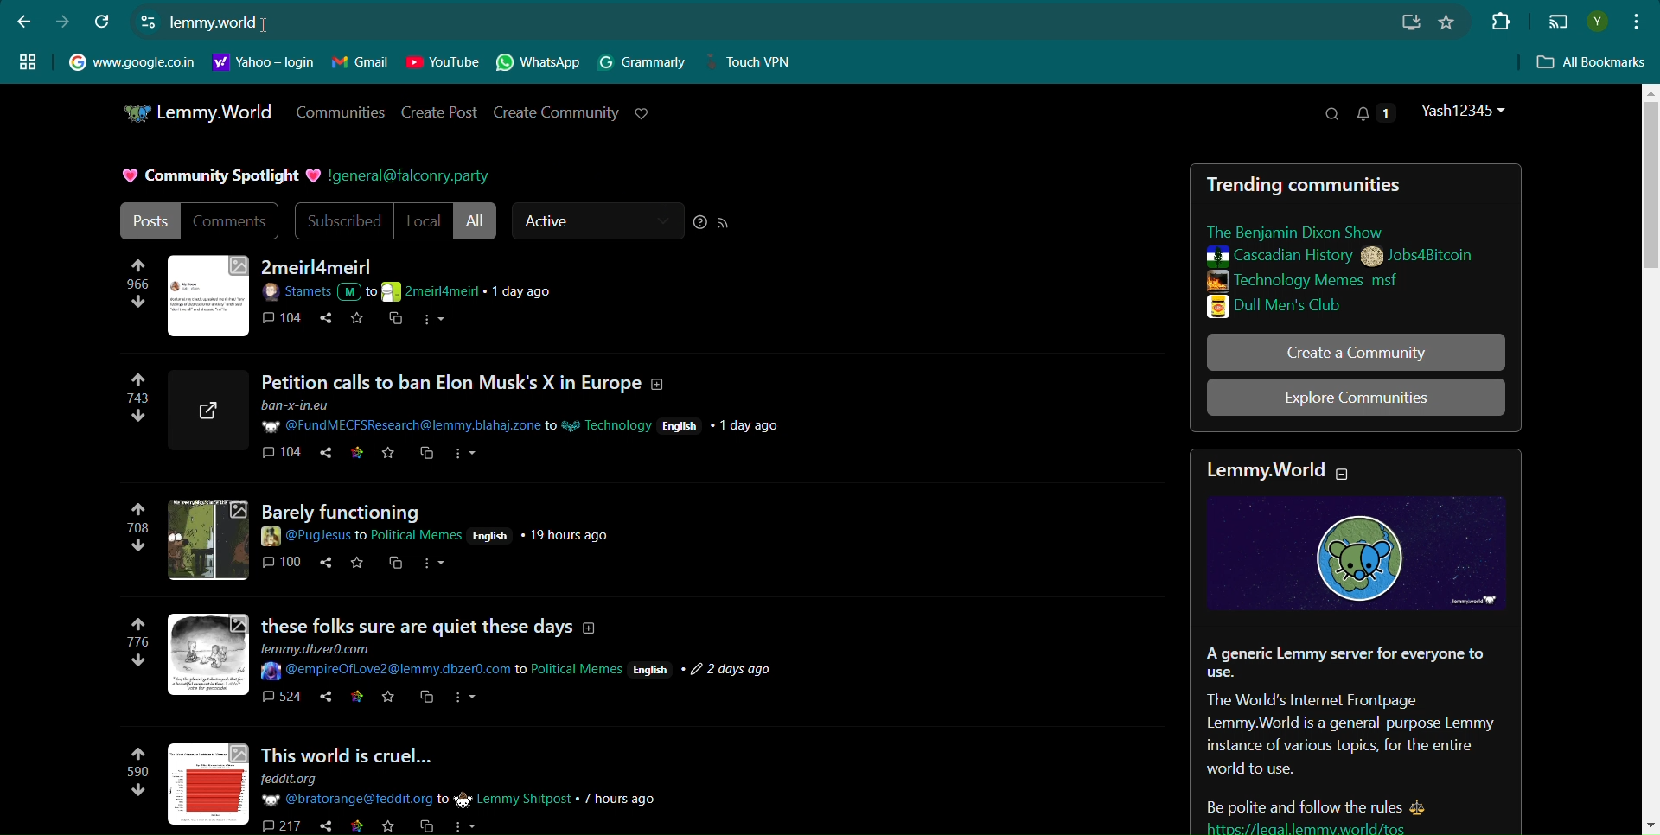  Describe the element at coordinates (471, 384) in the screenshot. I see `Petition calls to ban Elon Musk's X in Europe` at that location.